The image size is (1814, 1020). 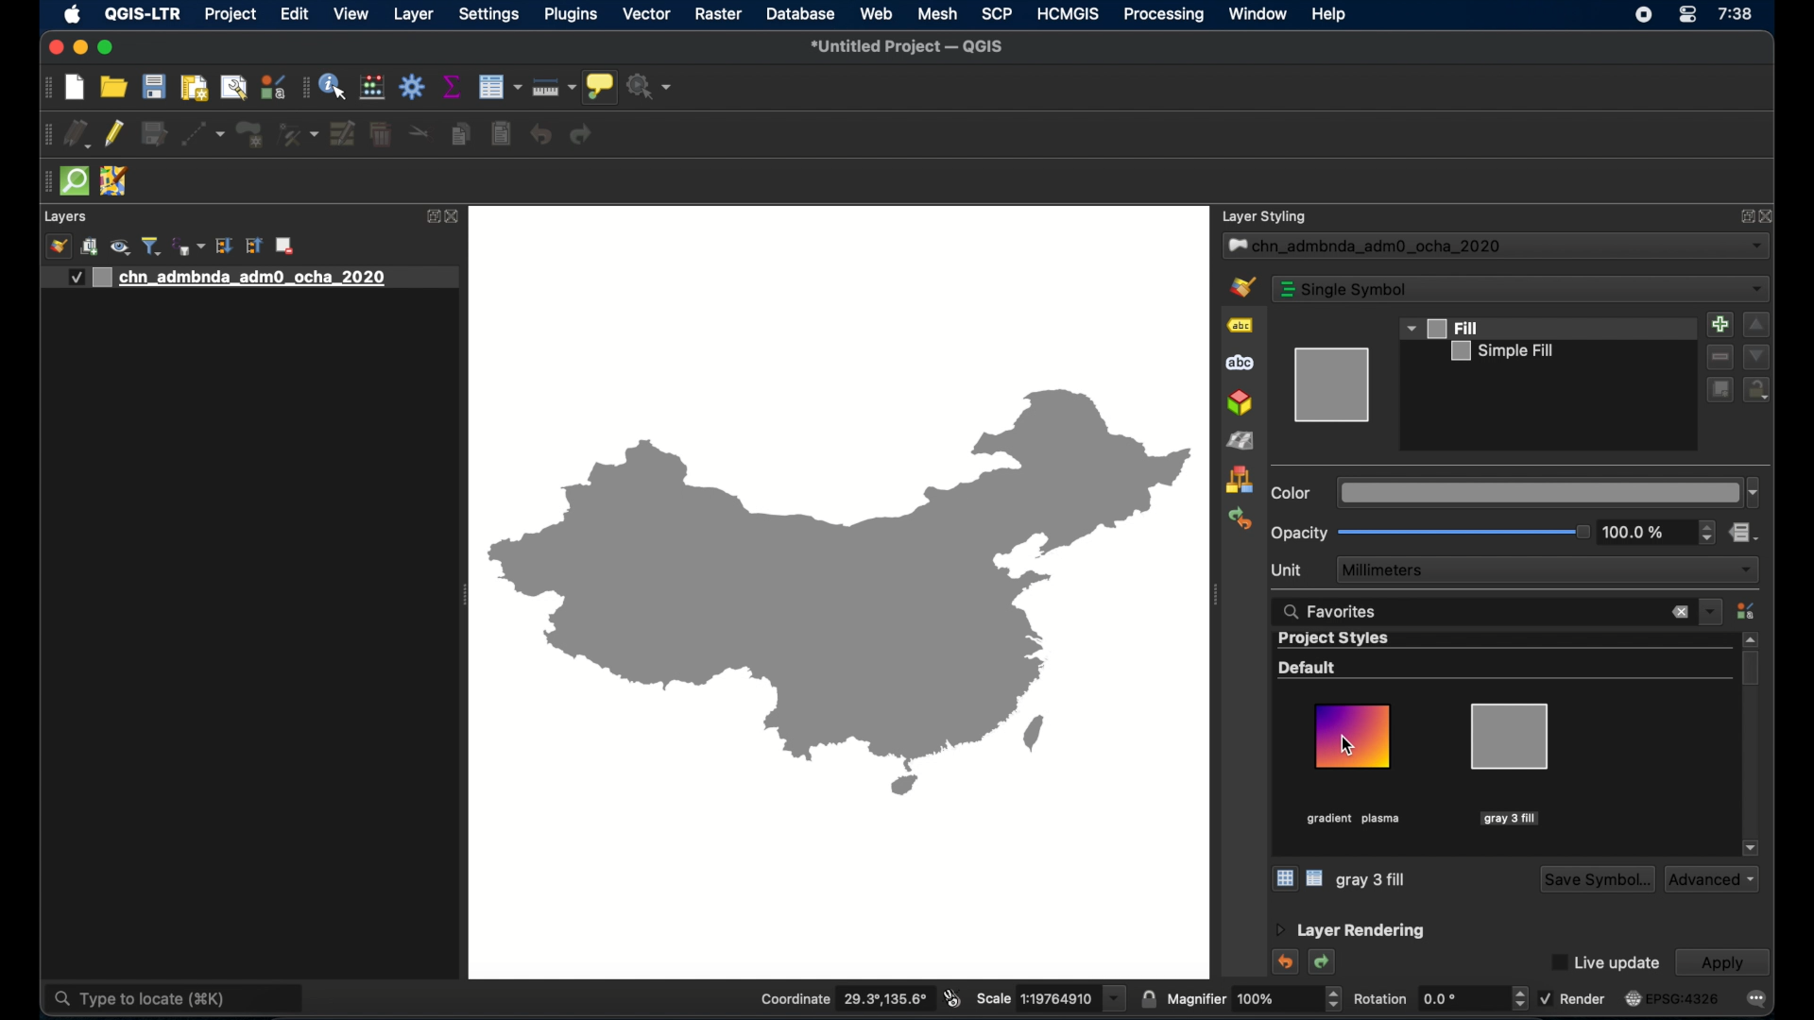 What do you see at coordinates (432, 215) in the screenshot?
I see `expand` at bounding box center [432, 215].